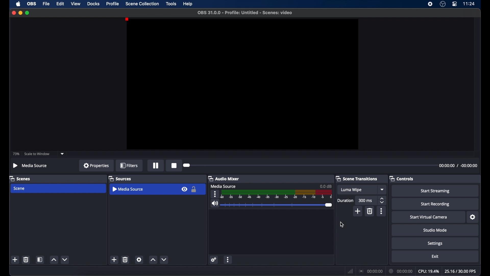  Describe the element at coordinates (383, 189) in the screenshot. I see `dropdown` at that location.